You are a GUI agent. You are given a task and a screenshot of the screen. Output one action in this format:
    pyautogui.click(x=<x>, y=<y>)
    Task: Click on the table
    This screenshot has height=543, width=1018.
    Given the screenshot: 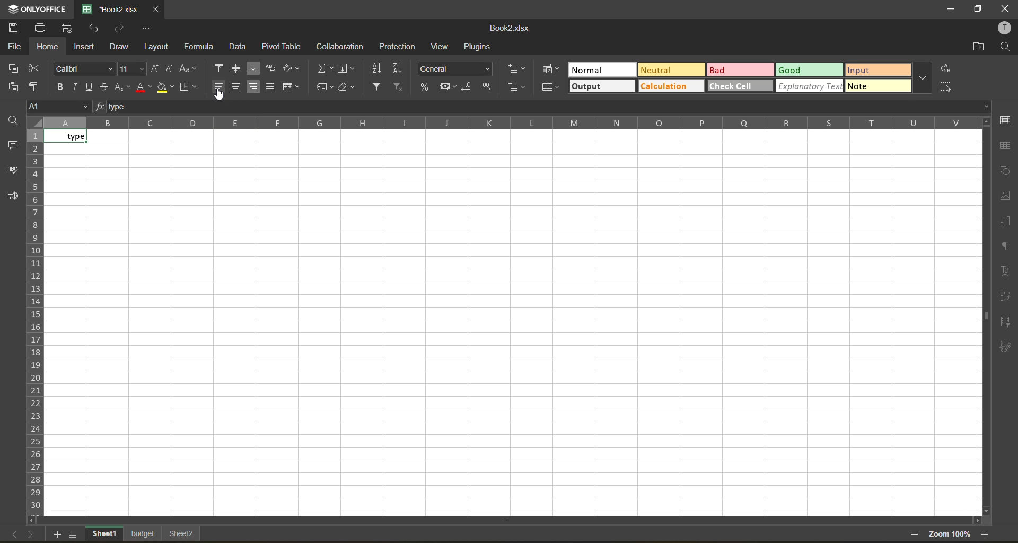 What is the action you would take?
    pyautogui.click(x=1006, y=146)
    